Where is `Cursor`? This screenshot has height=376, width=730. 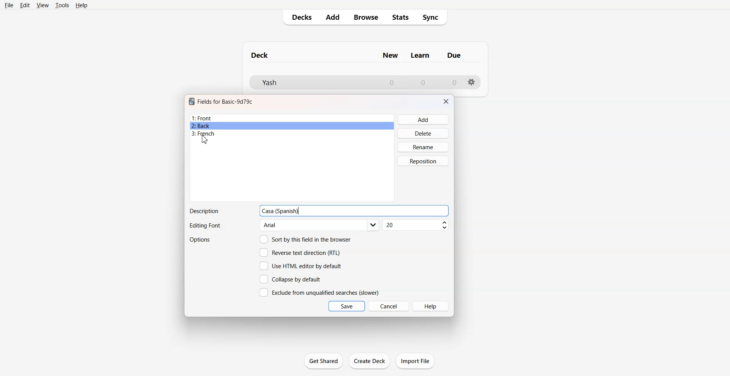
Cursor is located at coordinates (205, 140).